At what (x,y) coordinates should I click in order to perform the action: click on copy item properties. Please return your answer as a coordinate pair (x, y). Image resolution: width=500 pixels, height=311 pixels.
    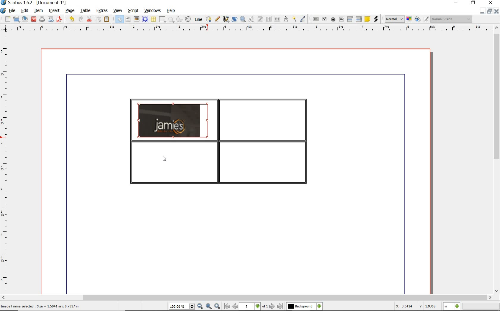
    Looking at the image, I should click on (294, 19).